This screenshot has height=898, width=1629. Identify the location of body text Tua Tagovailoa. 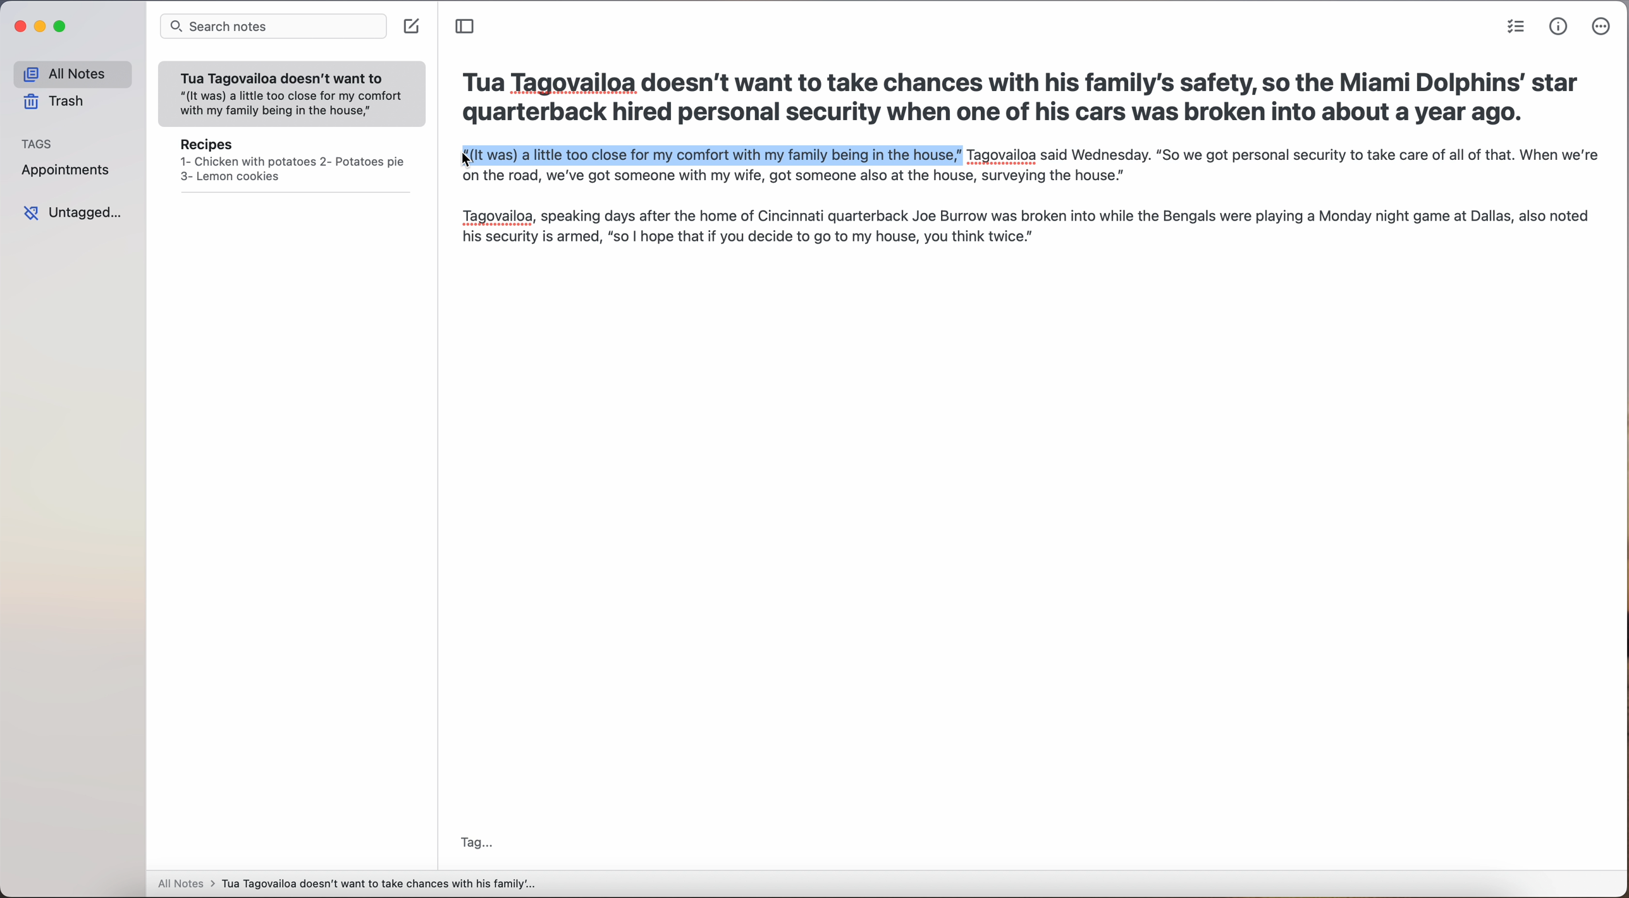
(1026, 213).